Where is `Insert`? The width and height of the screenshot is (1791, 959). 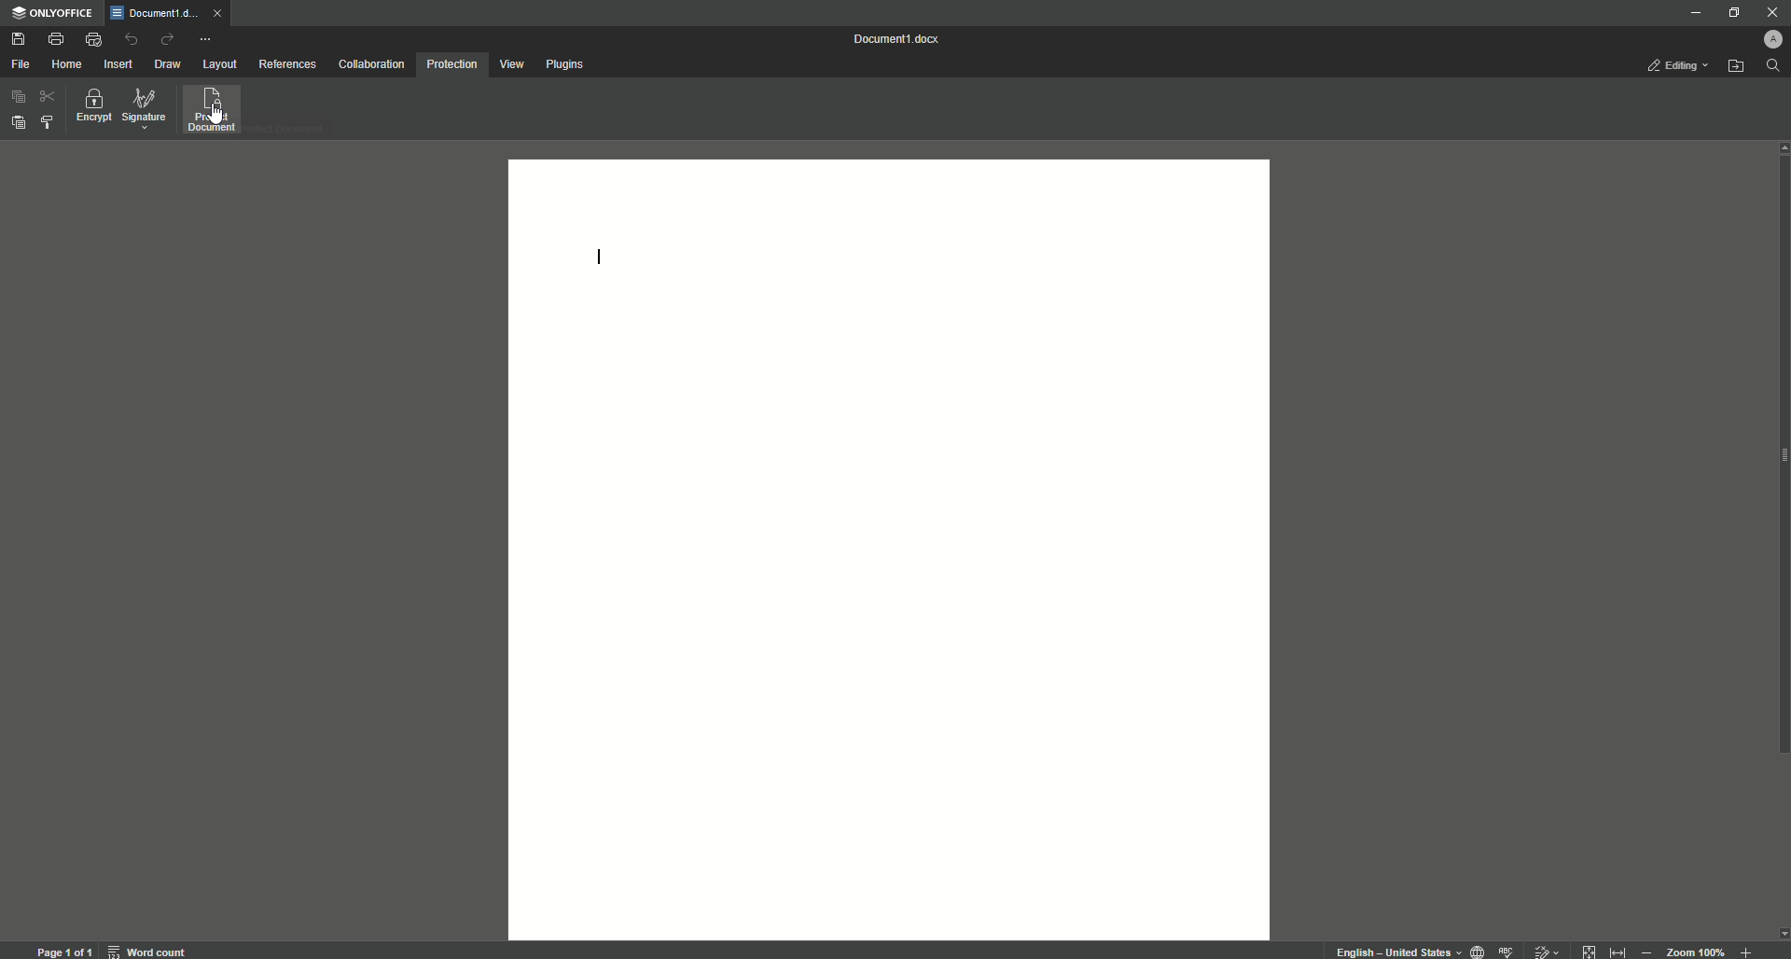 Insert is located at coordinates (119, 63).